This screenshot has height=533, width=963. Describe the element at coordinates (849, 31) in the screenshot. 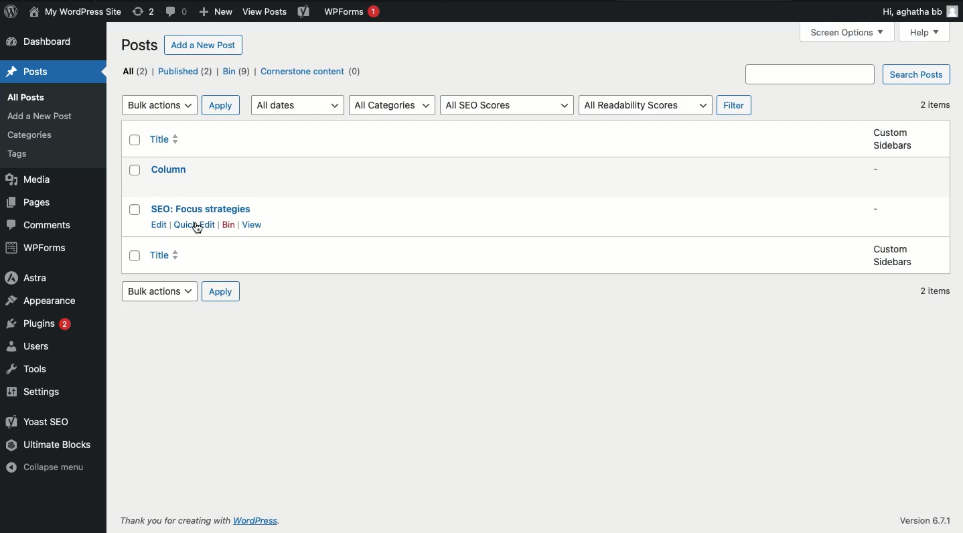

I see `Screen options` at that location.